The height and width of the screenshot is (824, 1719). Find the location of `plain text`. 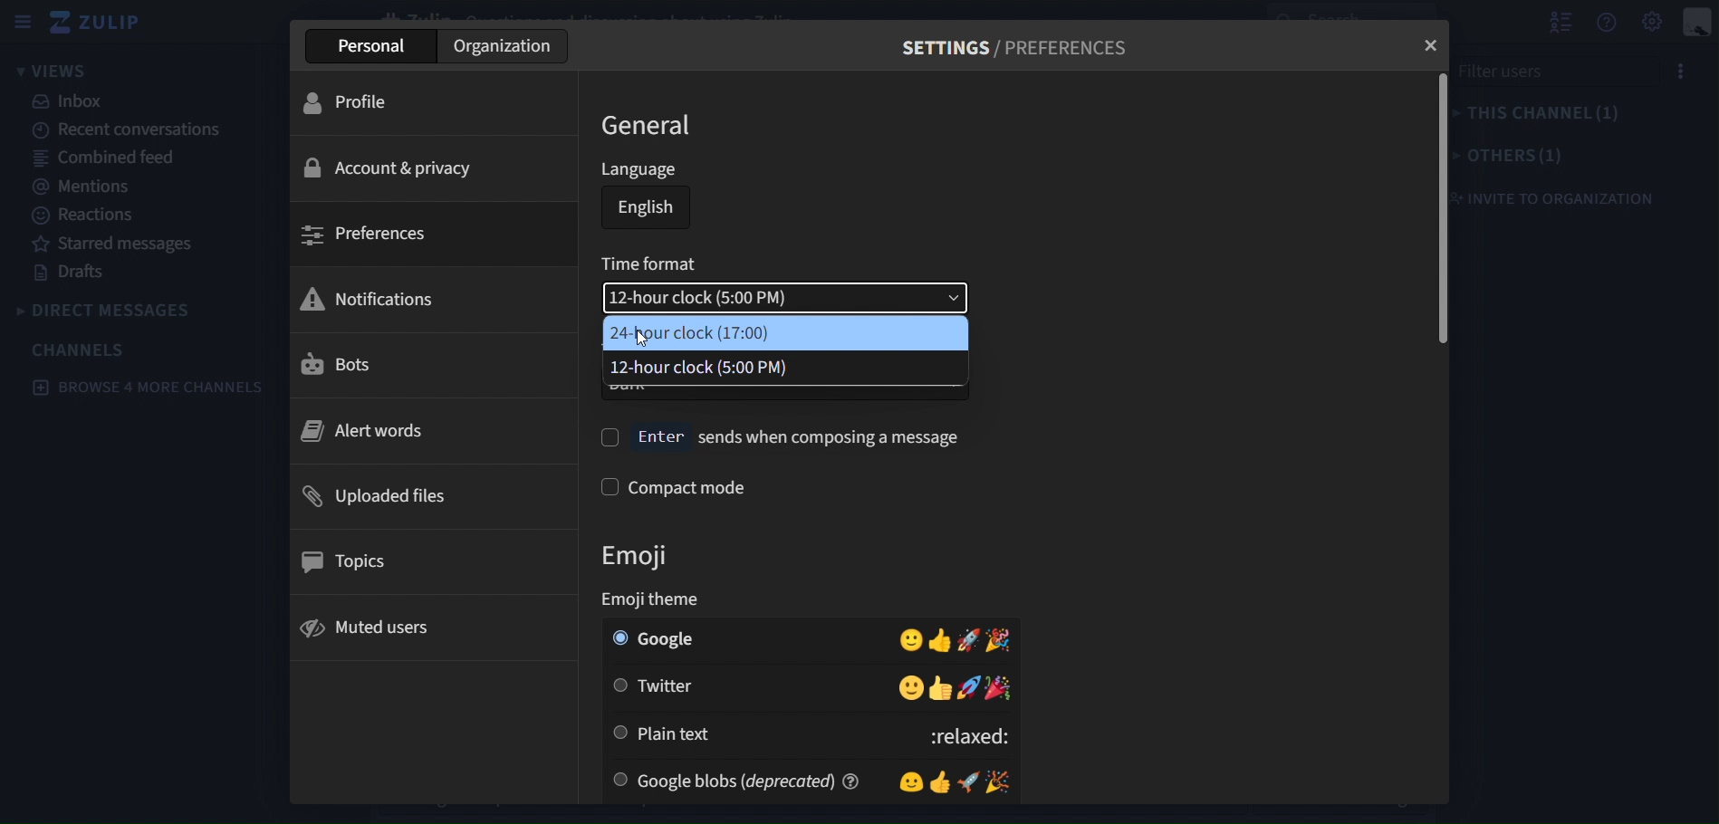

plain text is located at coordinates (662, 734).